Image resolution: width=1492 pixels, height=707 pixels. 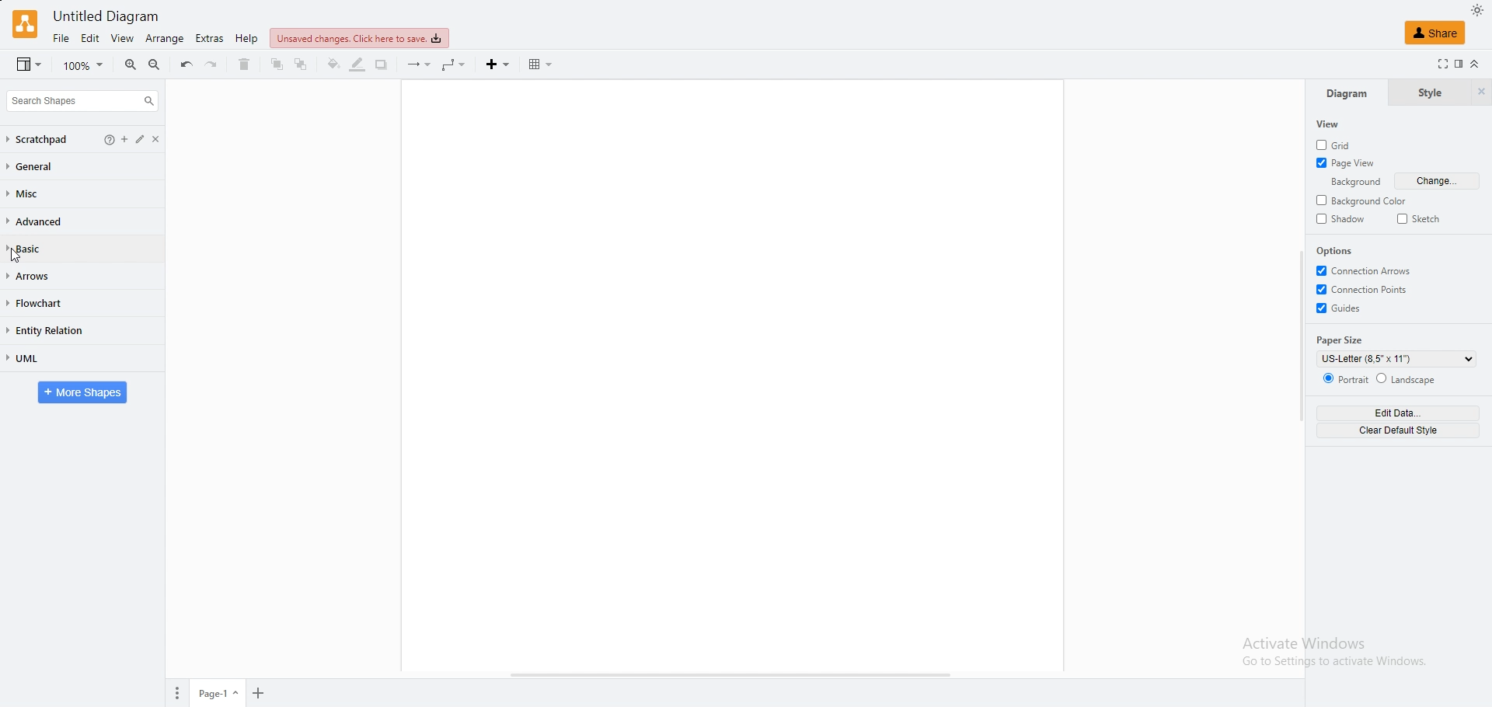 What do you see at coordinates (1340, 143) in the screenshot?
I see `grid` at bounding box center [1340, 143].